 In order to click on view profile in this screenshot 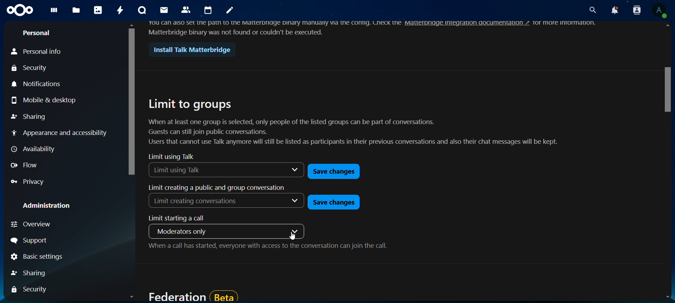, I will do `click(659, 10)`.